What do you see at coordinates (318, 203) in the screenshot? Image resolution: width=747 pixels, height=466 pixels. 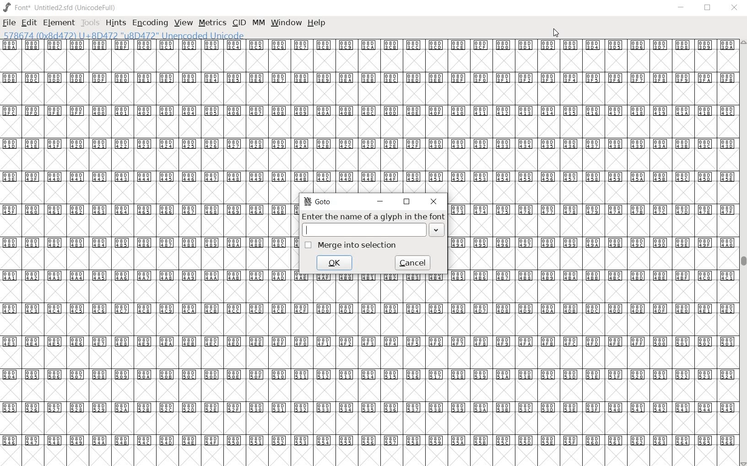 I see `GoTo` at bounding box center [318, 203].